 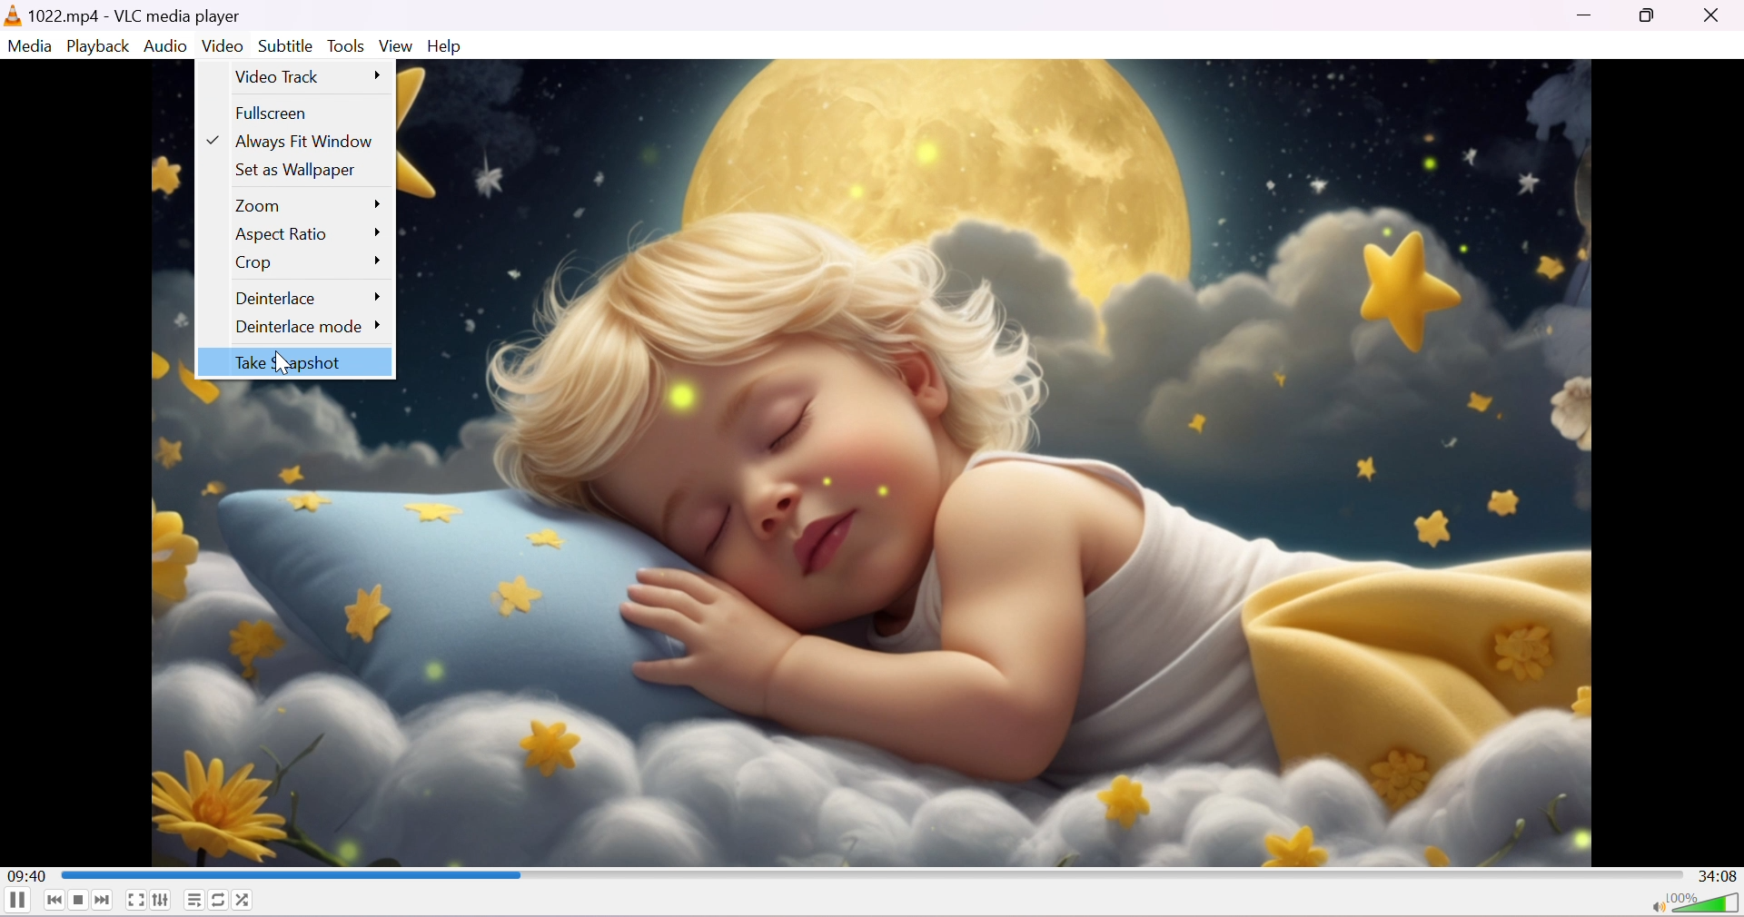 What do you see at coordinates (219, 899) in the screenshot?
I see `Click to toggle between loop all, loop one and no loop` at bounding box center [219, 899].